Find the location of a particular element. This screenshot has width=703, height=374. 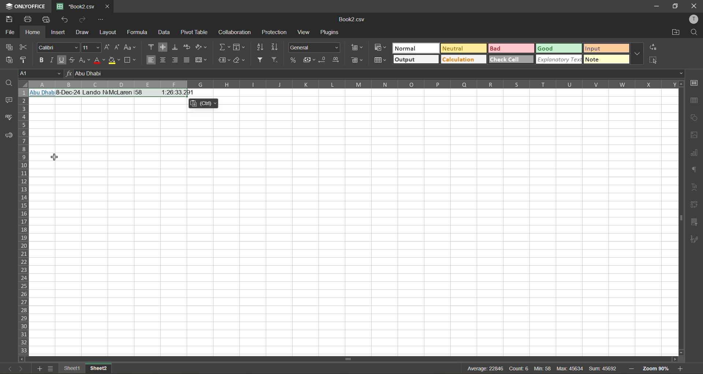

select all cells is located at coordinates (22, 85).